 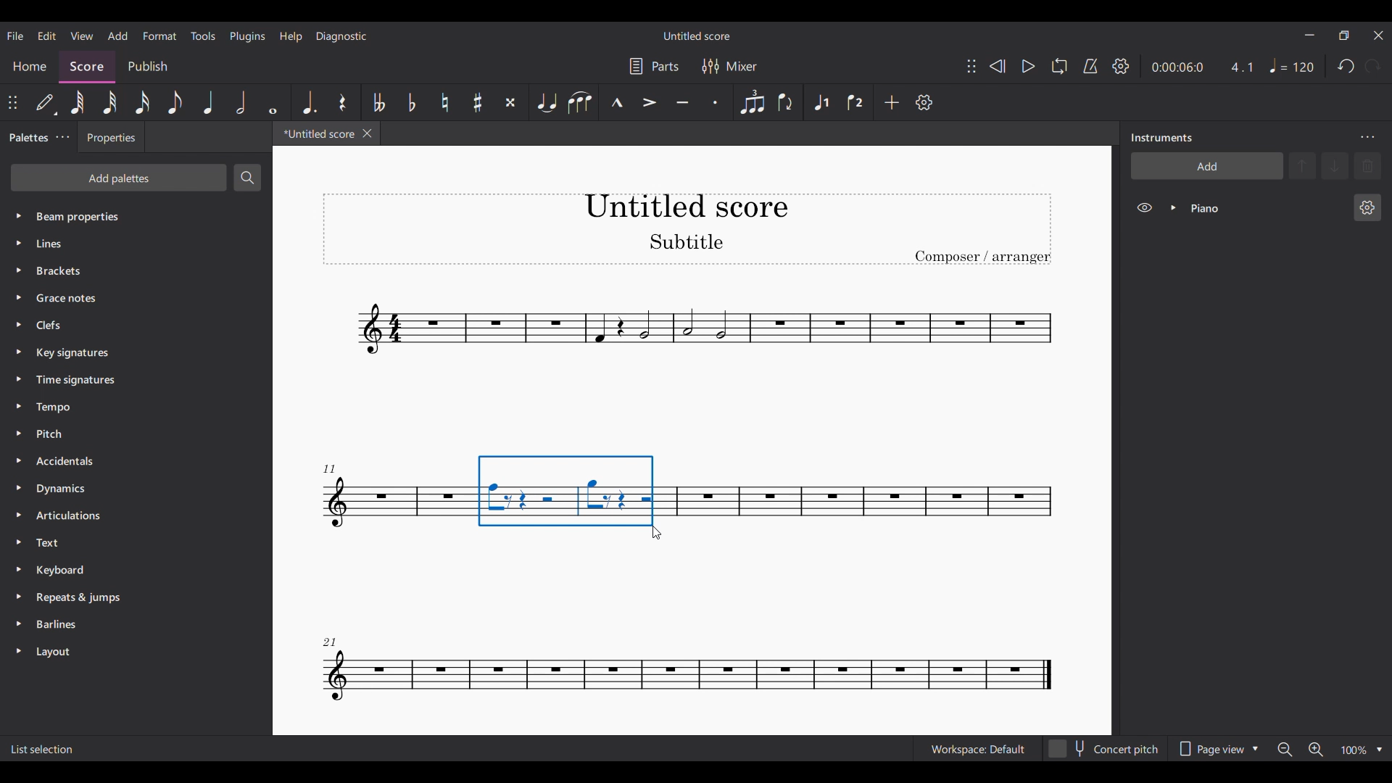 What do you see at coordinates (730, 66) in the screenshot?
I see `Mixer settings` at bounding box center [730, 66].